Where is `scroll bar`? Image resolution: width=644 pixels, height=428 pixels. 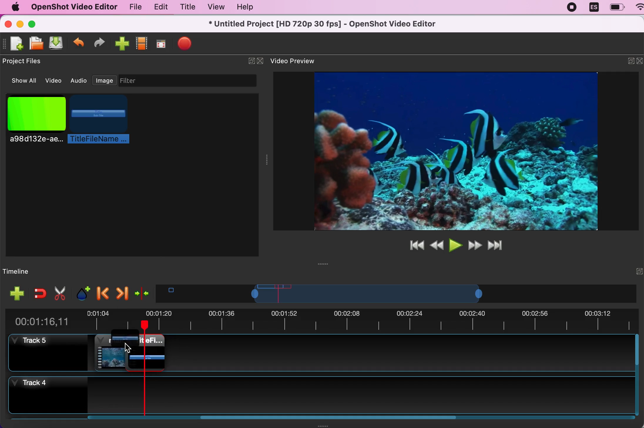
scroll bar is located at coordinates (640, 376).